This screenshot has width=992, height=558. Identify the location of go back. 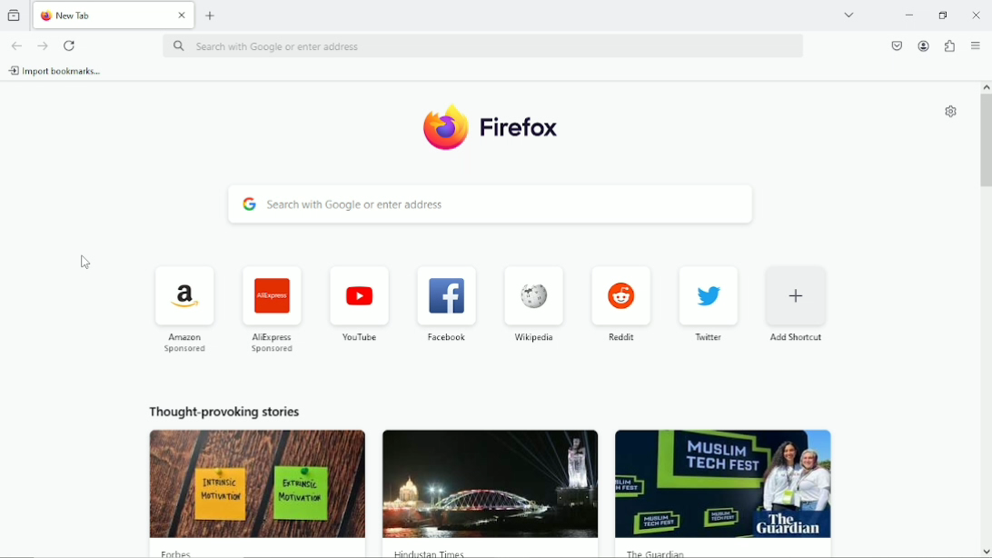
(16, 45).